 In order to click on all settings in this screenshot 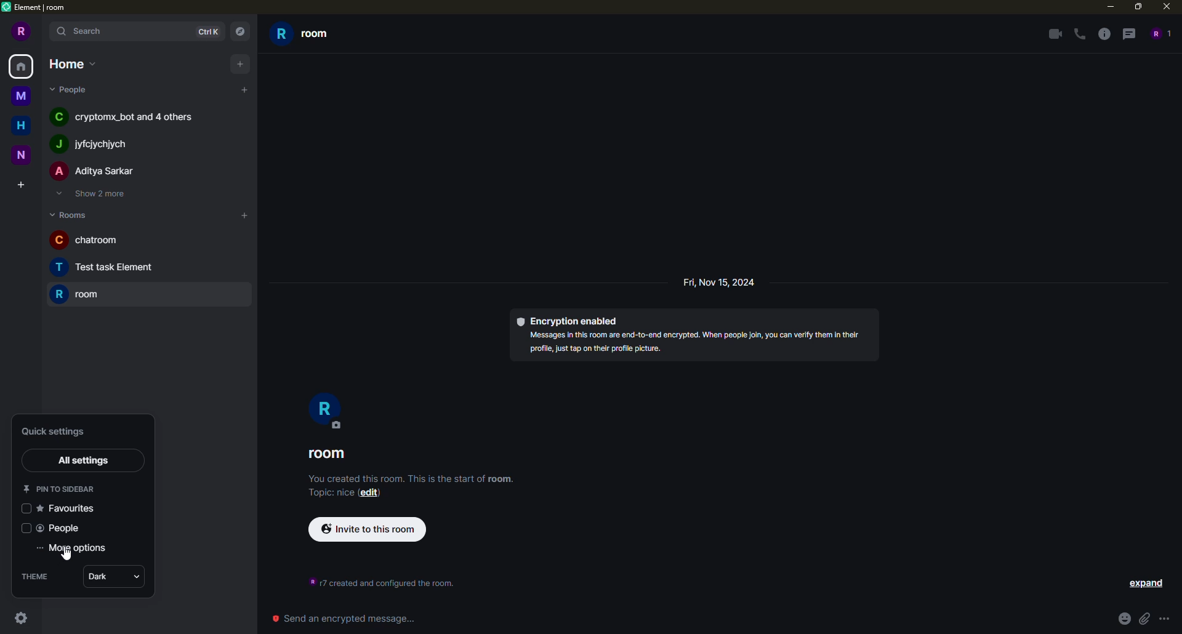, I will do `click(86, 462)`.